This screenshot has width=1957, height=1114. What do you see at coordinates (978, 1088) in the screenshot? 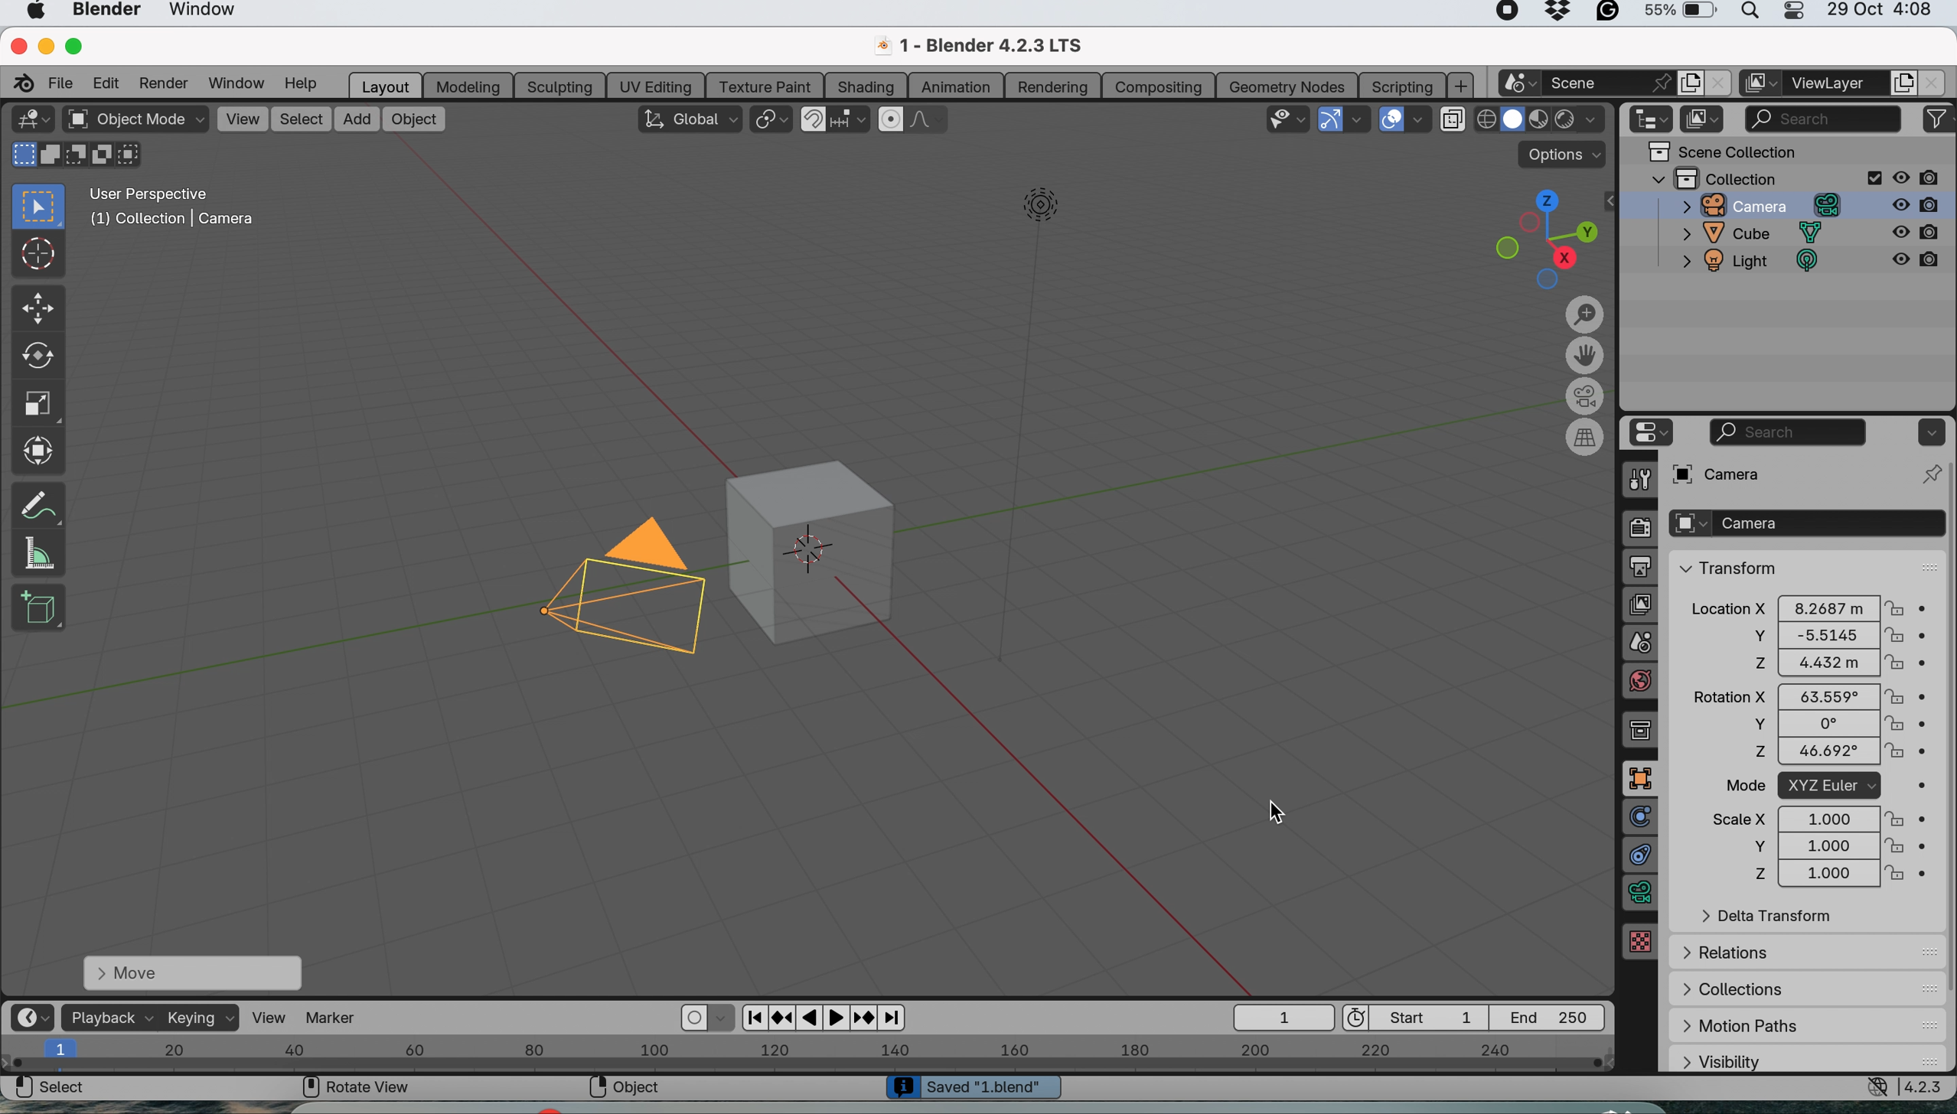
I see `Saved '1 blend'` at bounding box center [978, 1088].